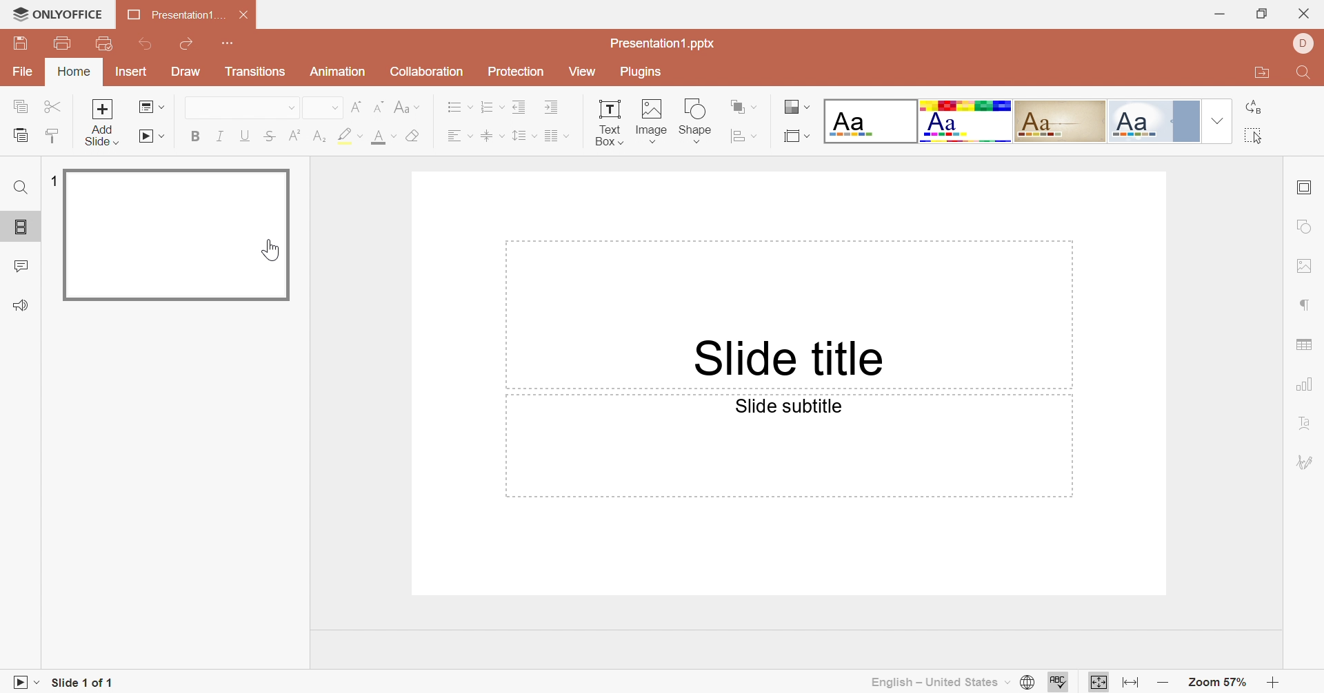 The height and width of the screenshot is (693, 1324). What do you see at coordinates (1252, 108) in the screenshot?
I see `Replace` at bounding box center [1252, 108].